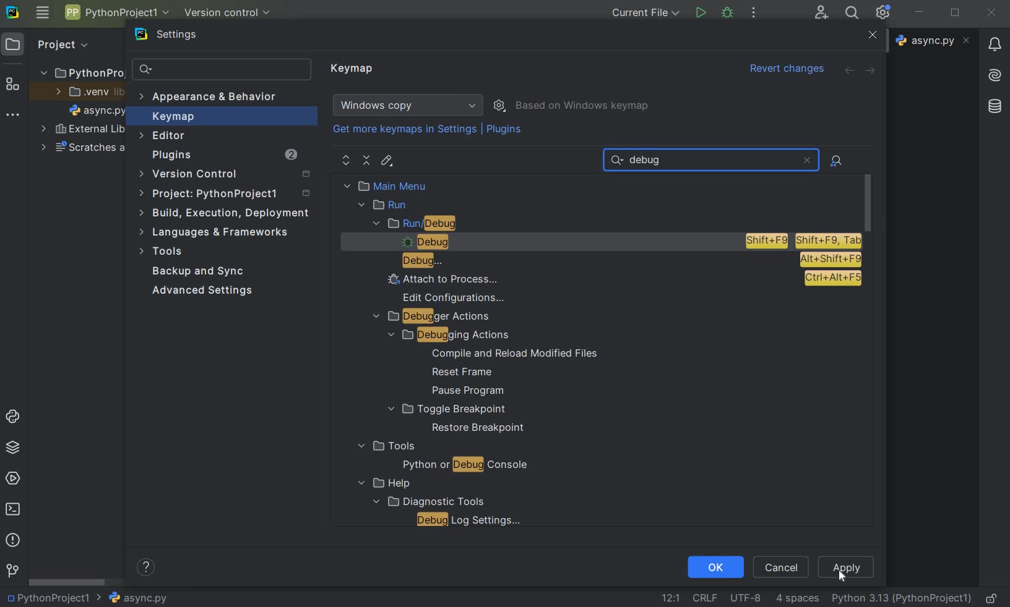 This screenshot has height=607, width=1010. Describe the element at coordinates (715, 566) in the screenshot. I see `ok` at that location.